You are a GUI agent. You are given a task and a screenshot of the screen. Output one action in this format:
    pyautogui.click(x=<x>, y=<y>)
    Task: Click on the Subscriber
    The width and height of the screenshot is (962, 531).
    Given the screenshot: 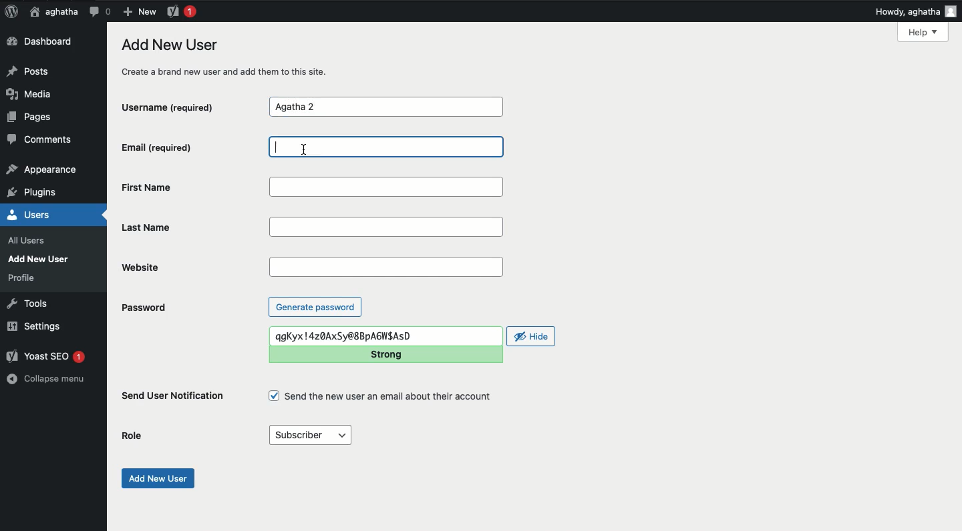 What is the action you would take?
    pyautogui.click(x=309, y=436)
    